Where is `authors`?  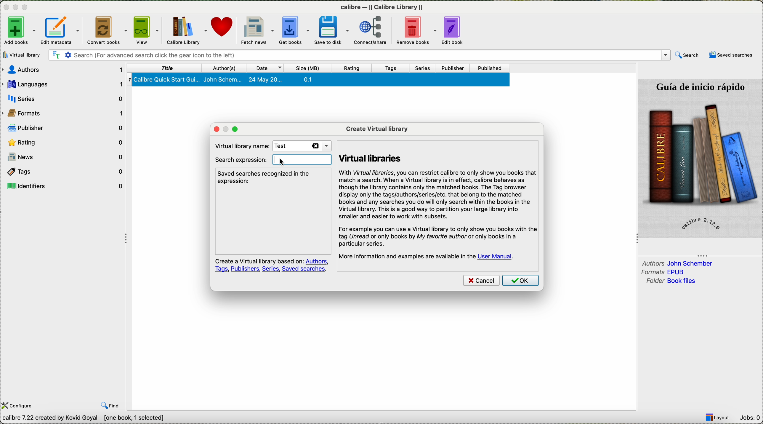
authors is located at coordinates (64, 71).